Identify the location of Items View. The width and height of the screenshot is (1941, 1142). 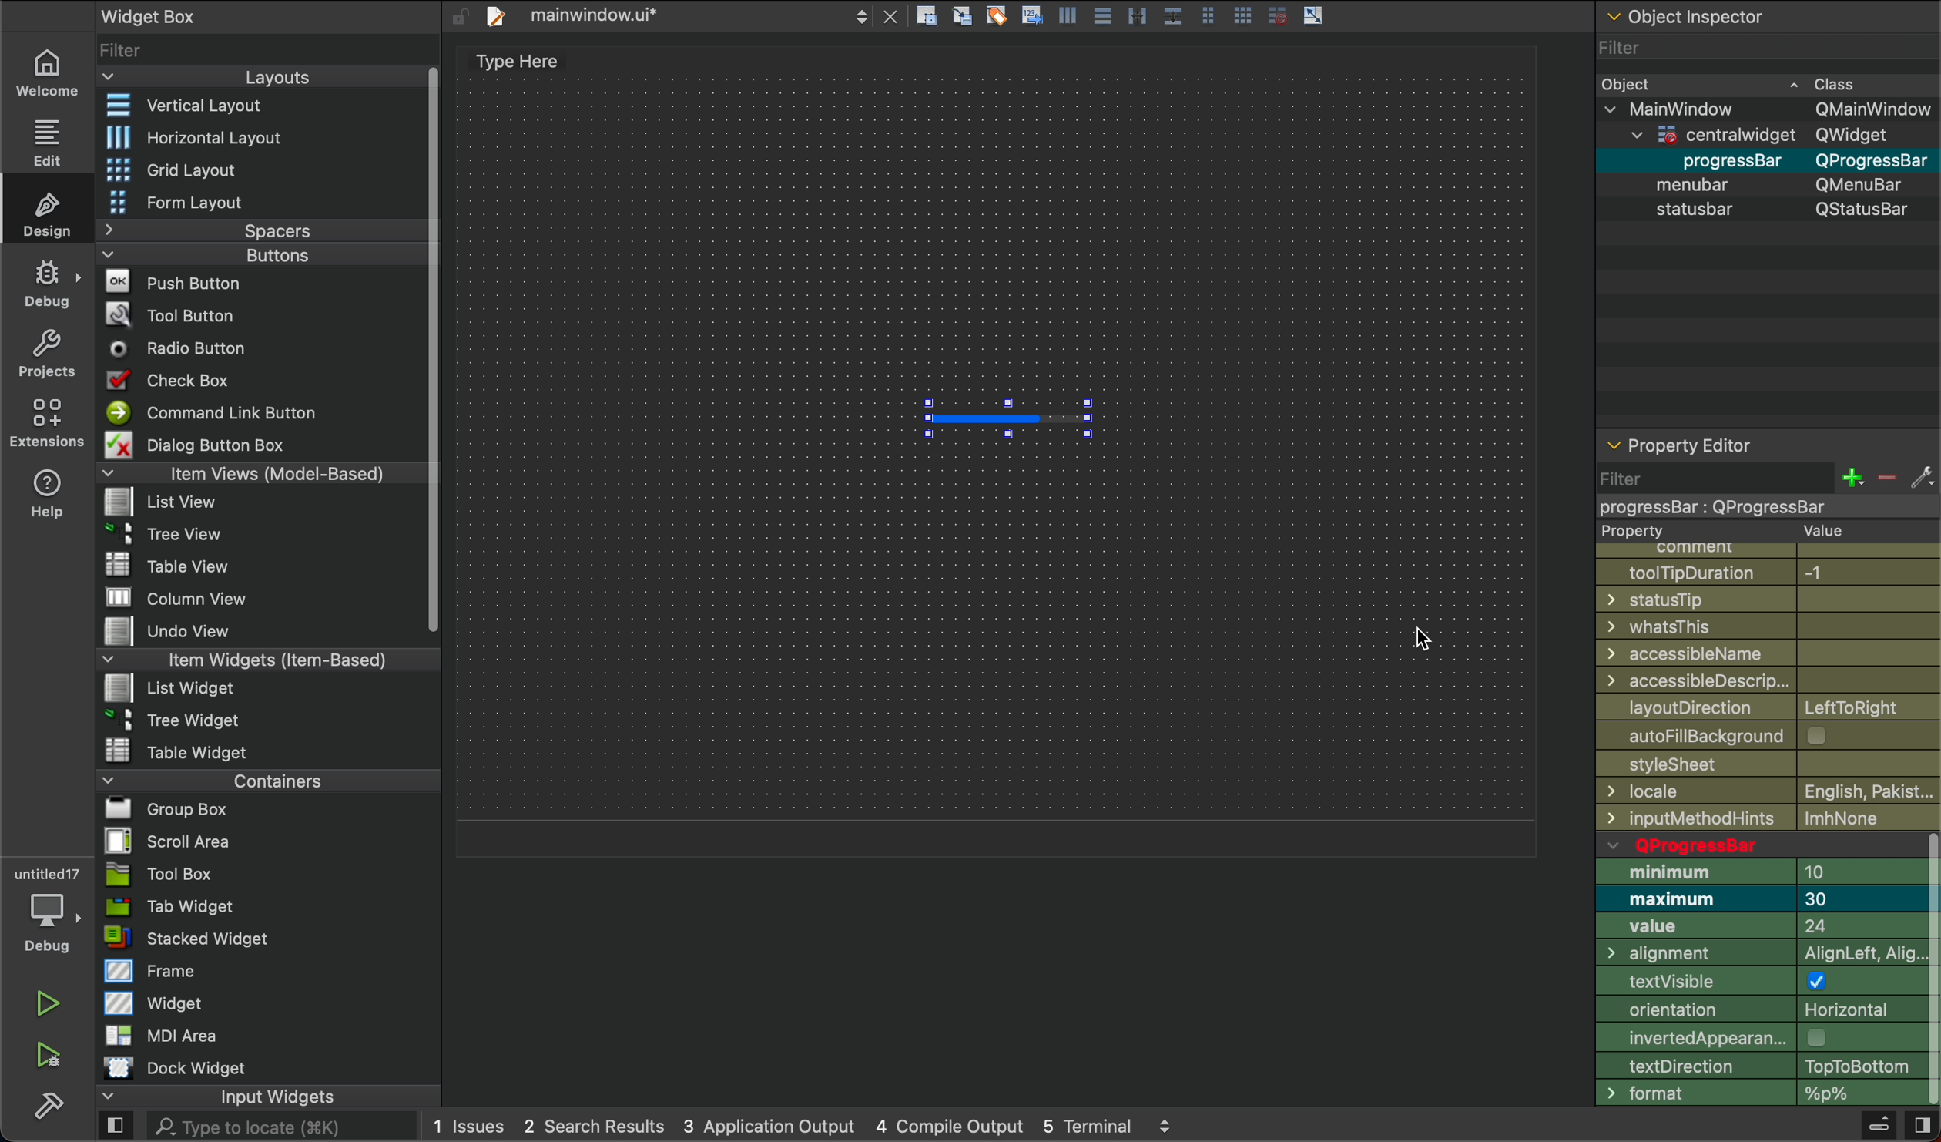
(255, 472).